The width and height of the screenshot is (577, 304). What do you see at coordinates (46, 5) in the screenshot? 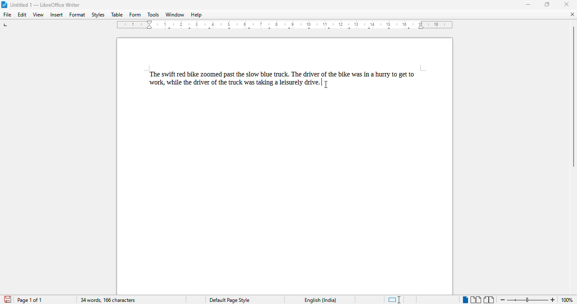
I see `Untitled 1 -- LibreOffice Writer` at bounding box center [46, 5].